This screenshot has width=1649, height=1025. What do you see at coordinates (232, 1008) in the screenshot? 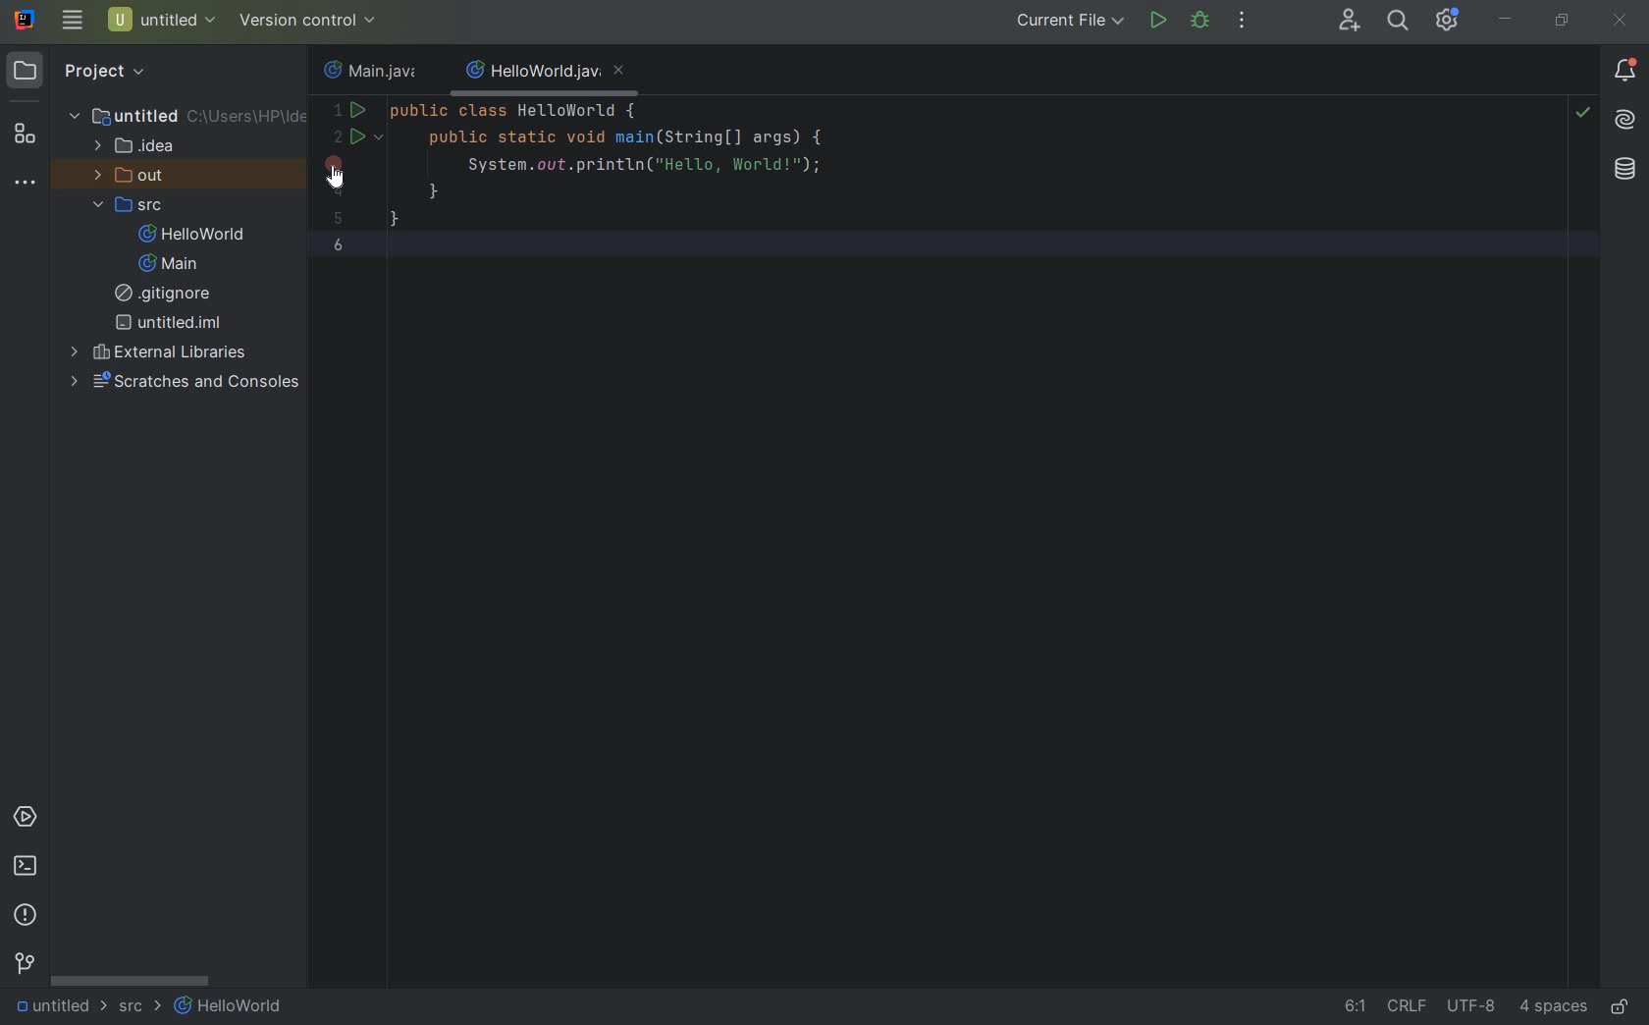
I see `HelloWorld` at bounding box center [232, 1008].